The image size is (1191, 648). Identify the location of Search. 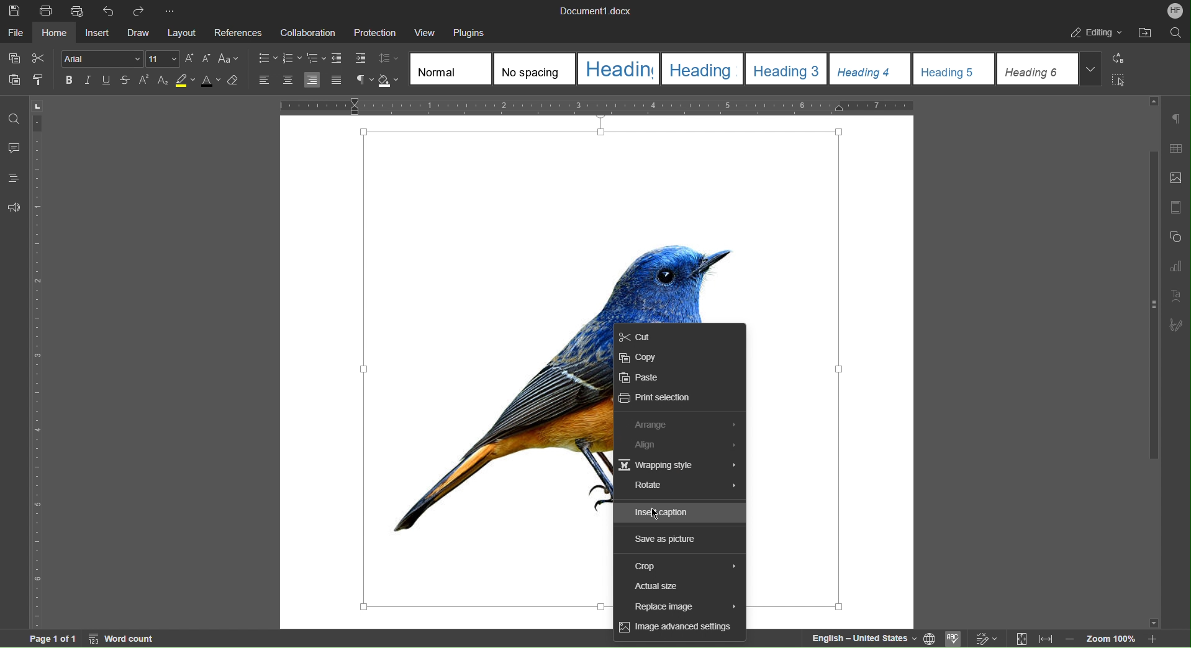
(1175, 33).